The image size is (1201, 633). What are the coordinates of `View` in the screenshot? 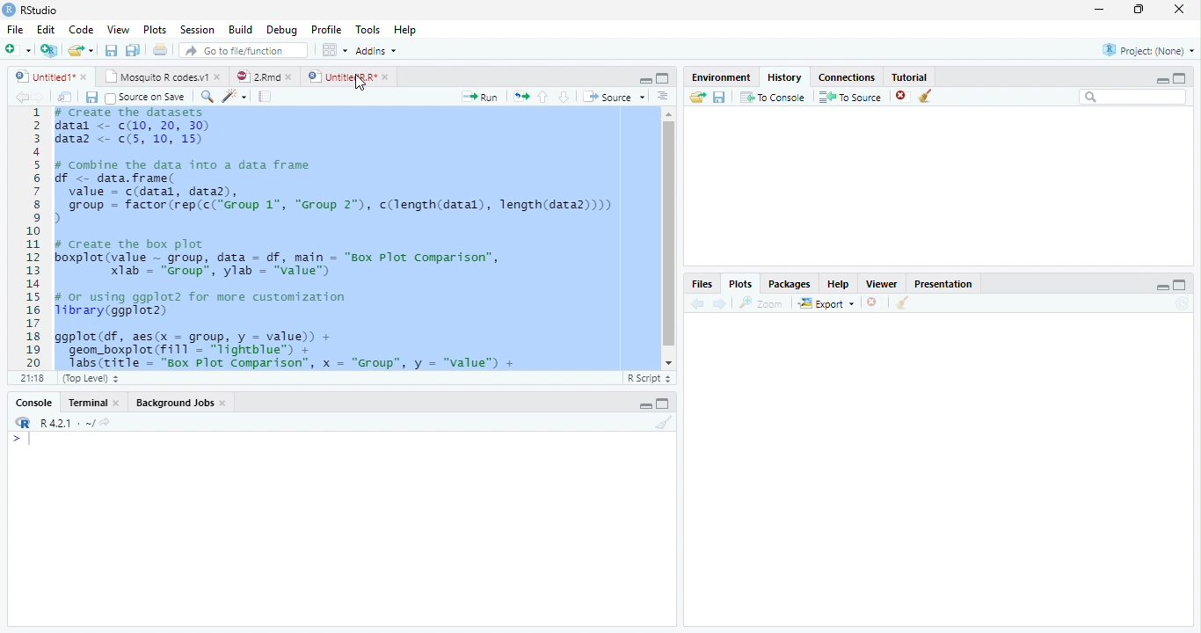 It's located at (118, 28).